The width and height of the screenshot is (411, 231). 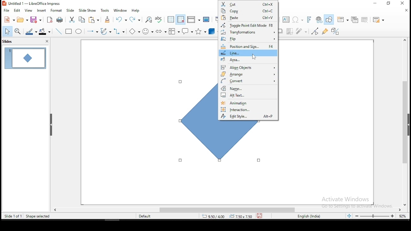 I want to click on convert, so click(x=248, y=81).